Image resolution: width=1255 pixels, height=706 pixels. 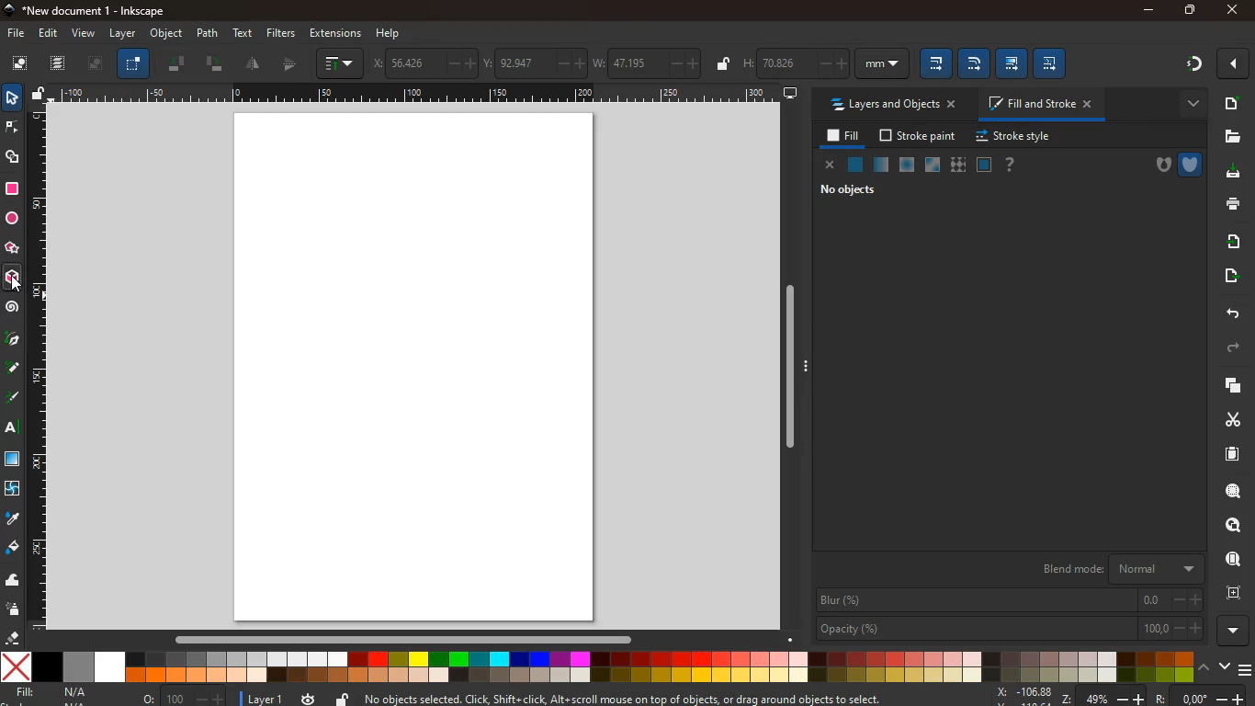 What do you see at coordinates (1229, 172) in the screenshot?
I see `dowload` at bounding box center [1229, 172].